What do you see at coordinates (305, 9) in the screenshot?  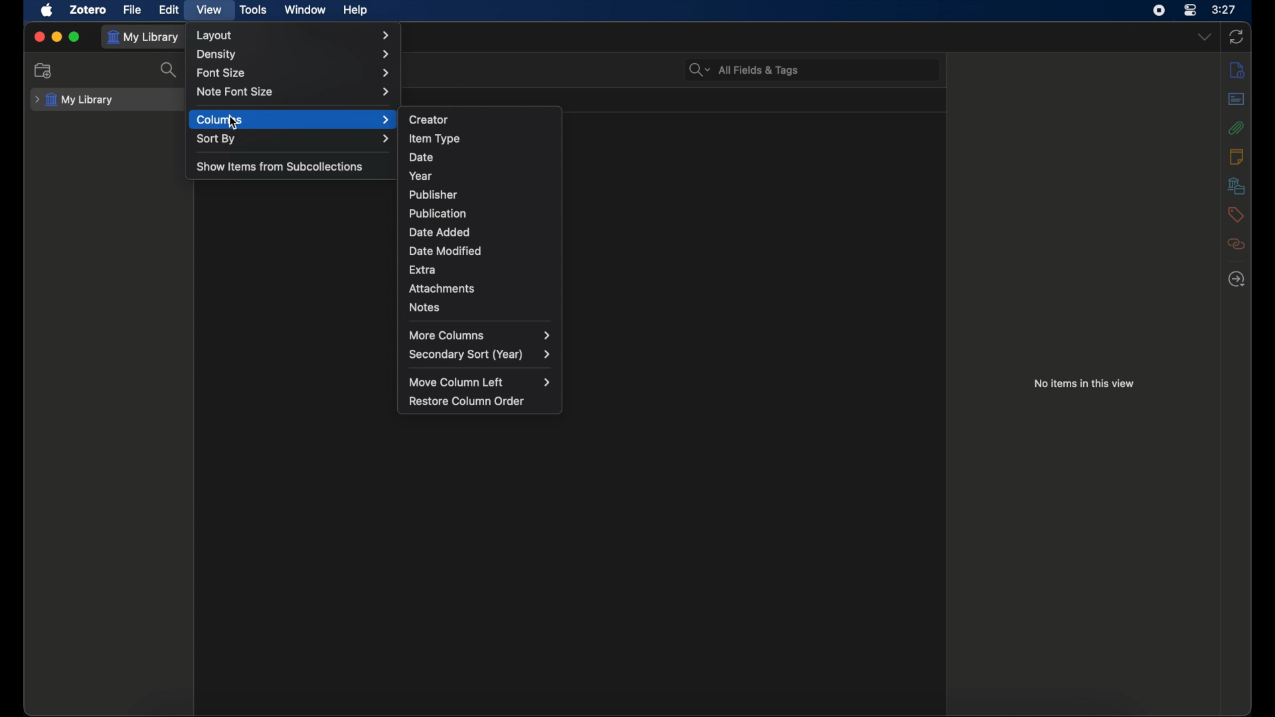 I see `window` at bounding box center [305, 9].